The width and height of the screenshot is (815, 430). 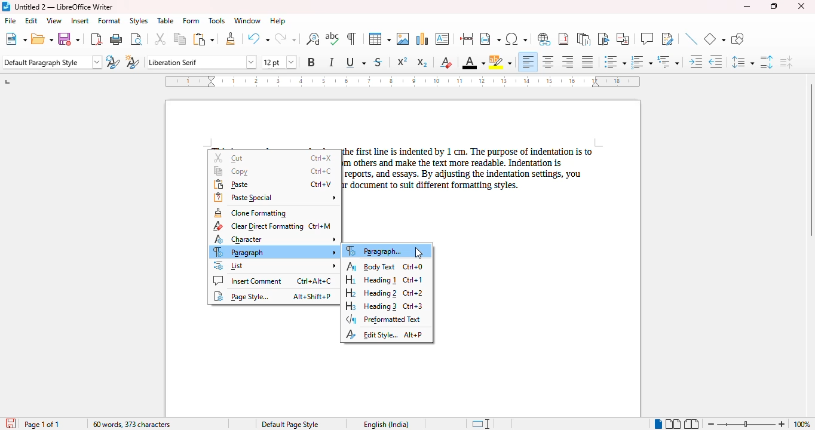 What do you see at coordinates (387, 424) in the screenshot?
I see `text language` at bounding box center [387, 424].